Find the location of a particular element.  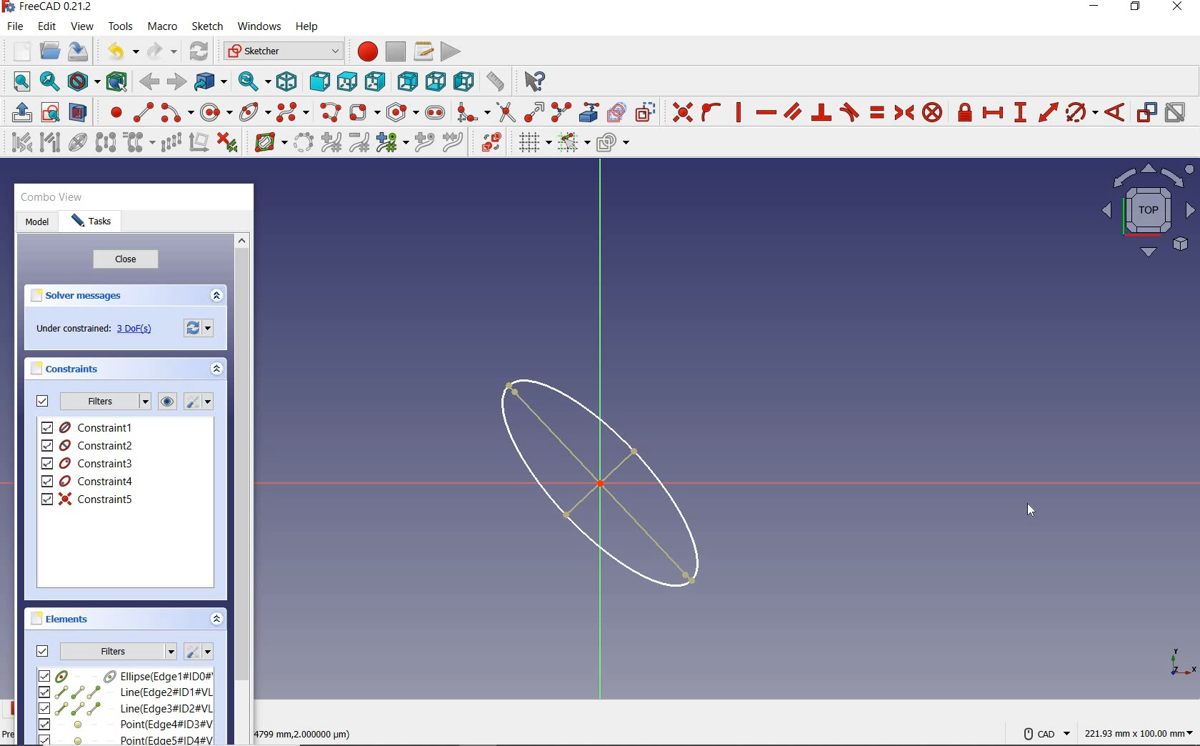

create line is located at coordinates (143, 112).